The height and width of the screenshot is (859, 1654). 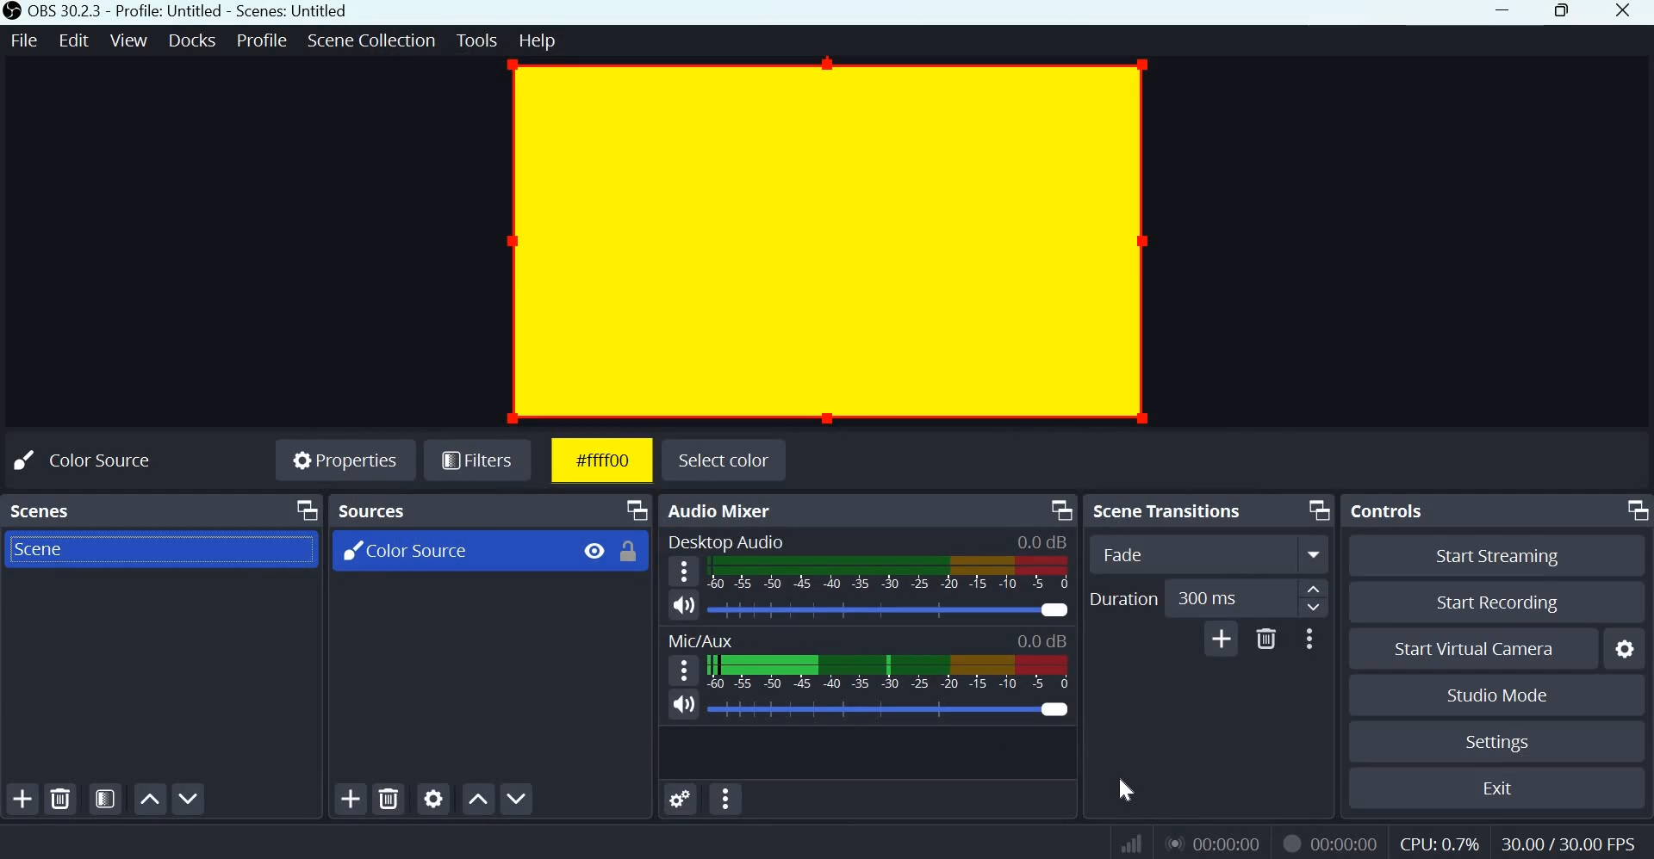 I want to click on Duration Input, so click(x=1247, y=599).